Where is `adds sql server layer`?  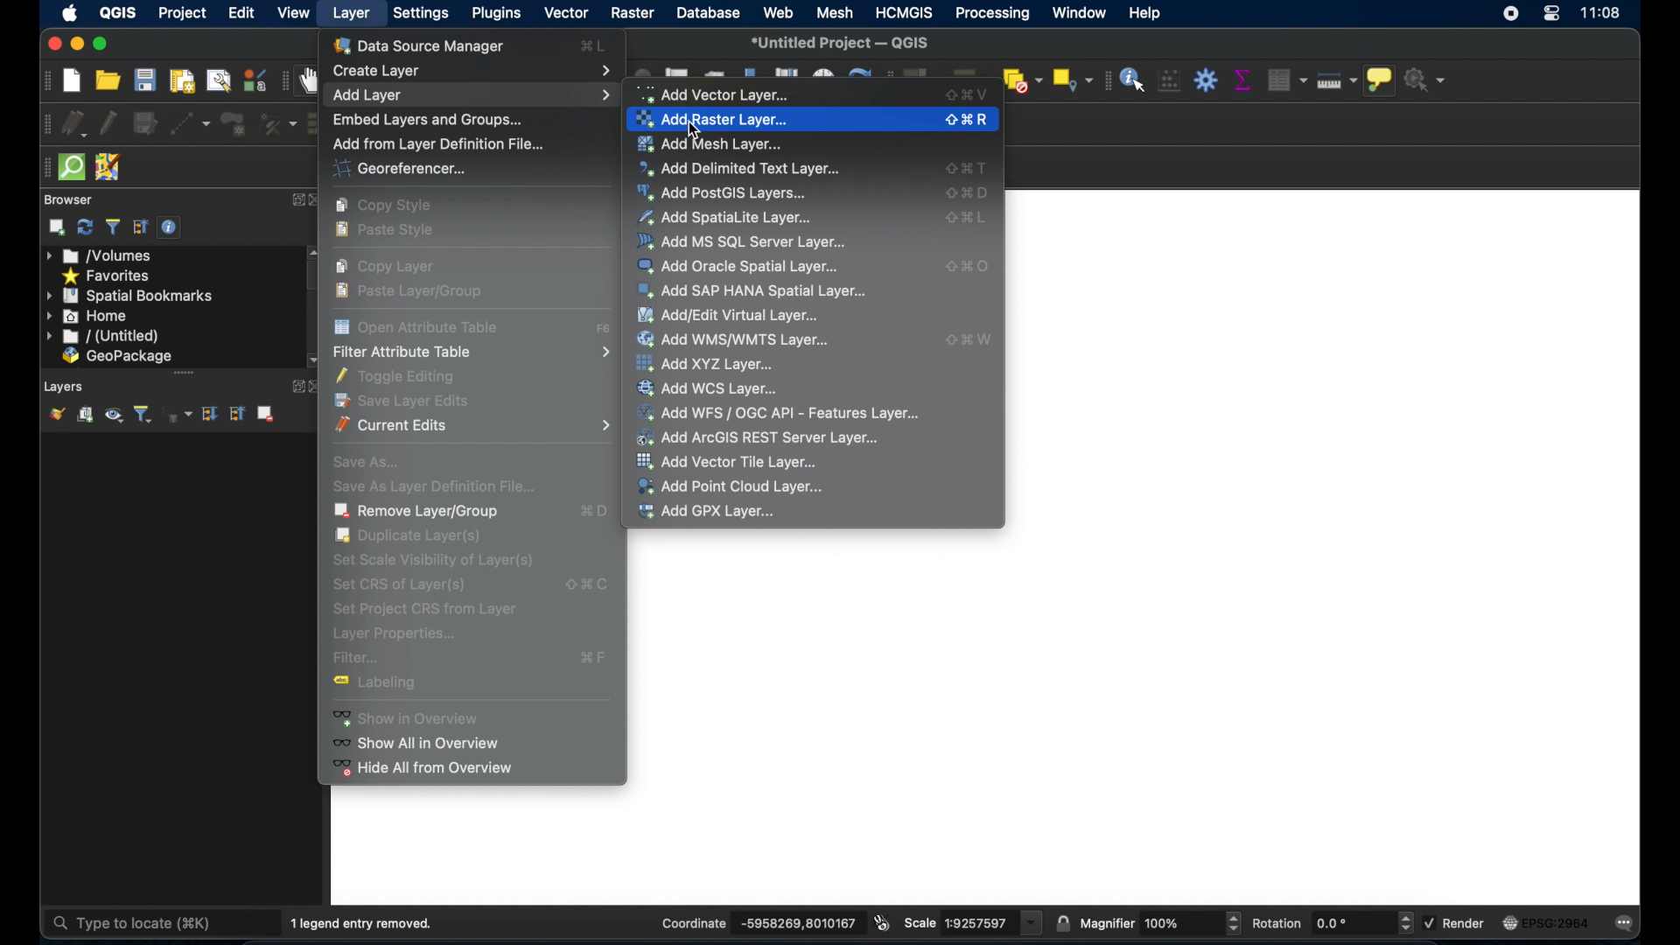
adds sql server layer is located at coordinates (743, 241).